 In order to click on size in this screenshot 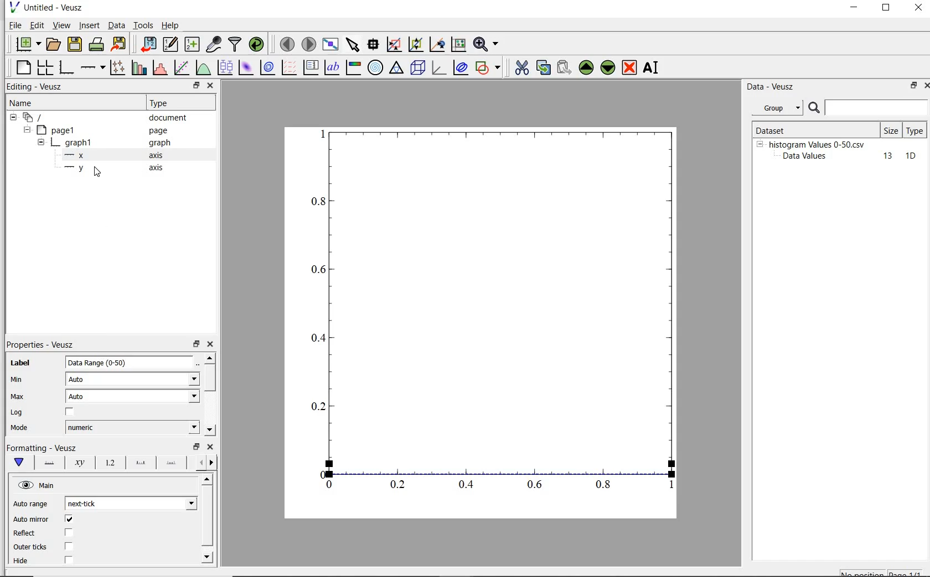, I will do `click(891, 130)`.